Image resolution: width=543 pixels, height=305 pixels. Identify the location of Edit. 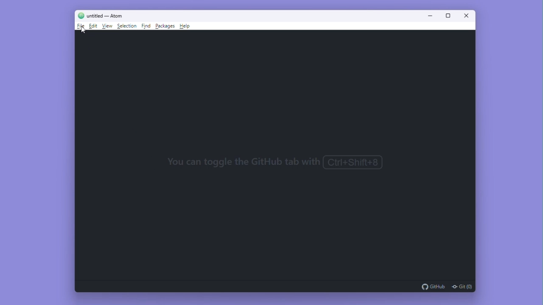
(94, 26).